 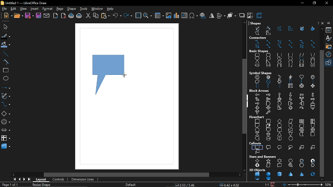 I want to click on polygon, so click(x=280, y=29).